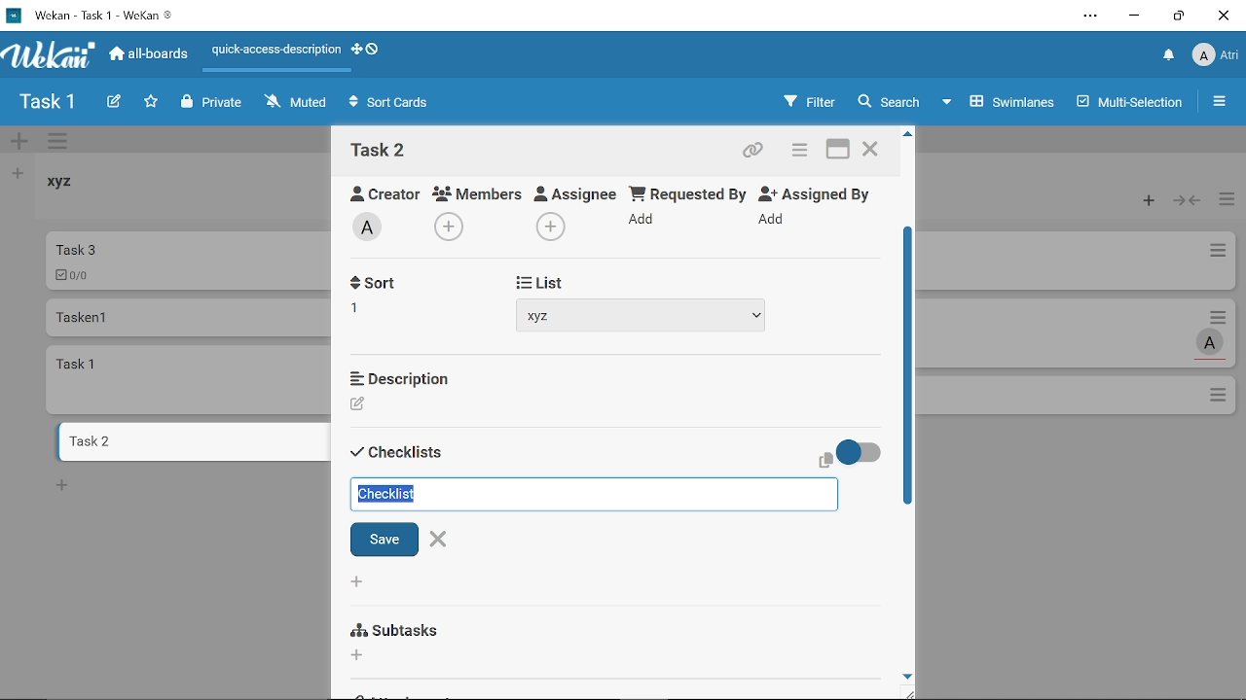  I want to click on Show desktop drag handles, so click(355, 50).